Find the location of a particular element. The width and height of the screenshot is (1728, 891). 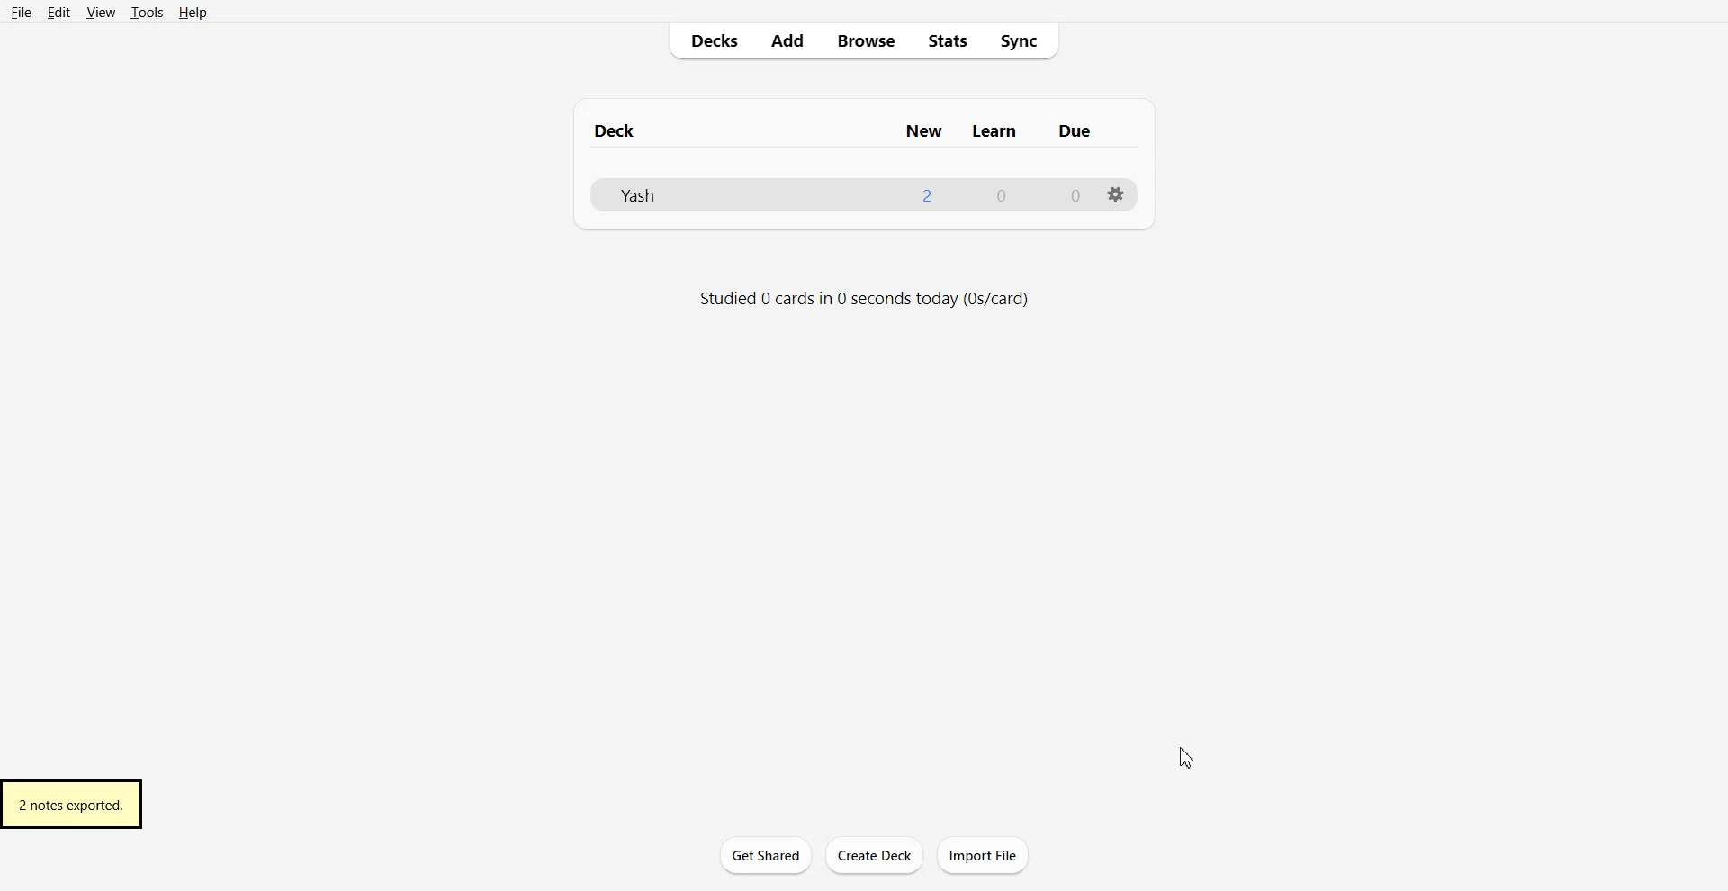

Edit is located at coordinates (61, 13).